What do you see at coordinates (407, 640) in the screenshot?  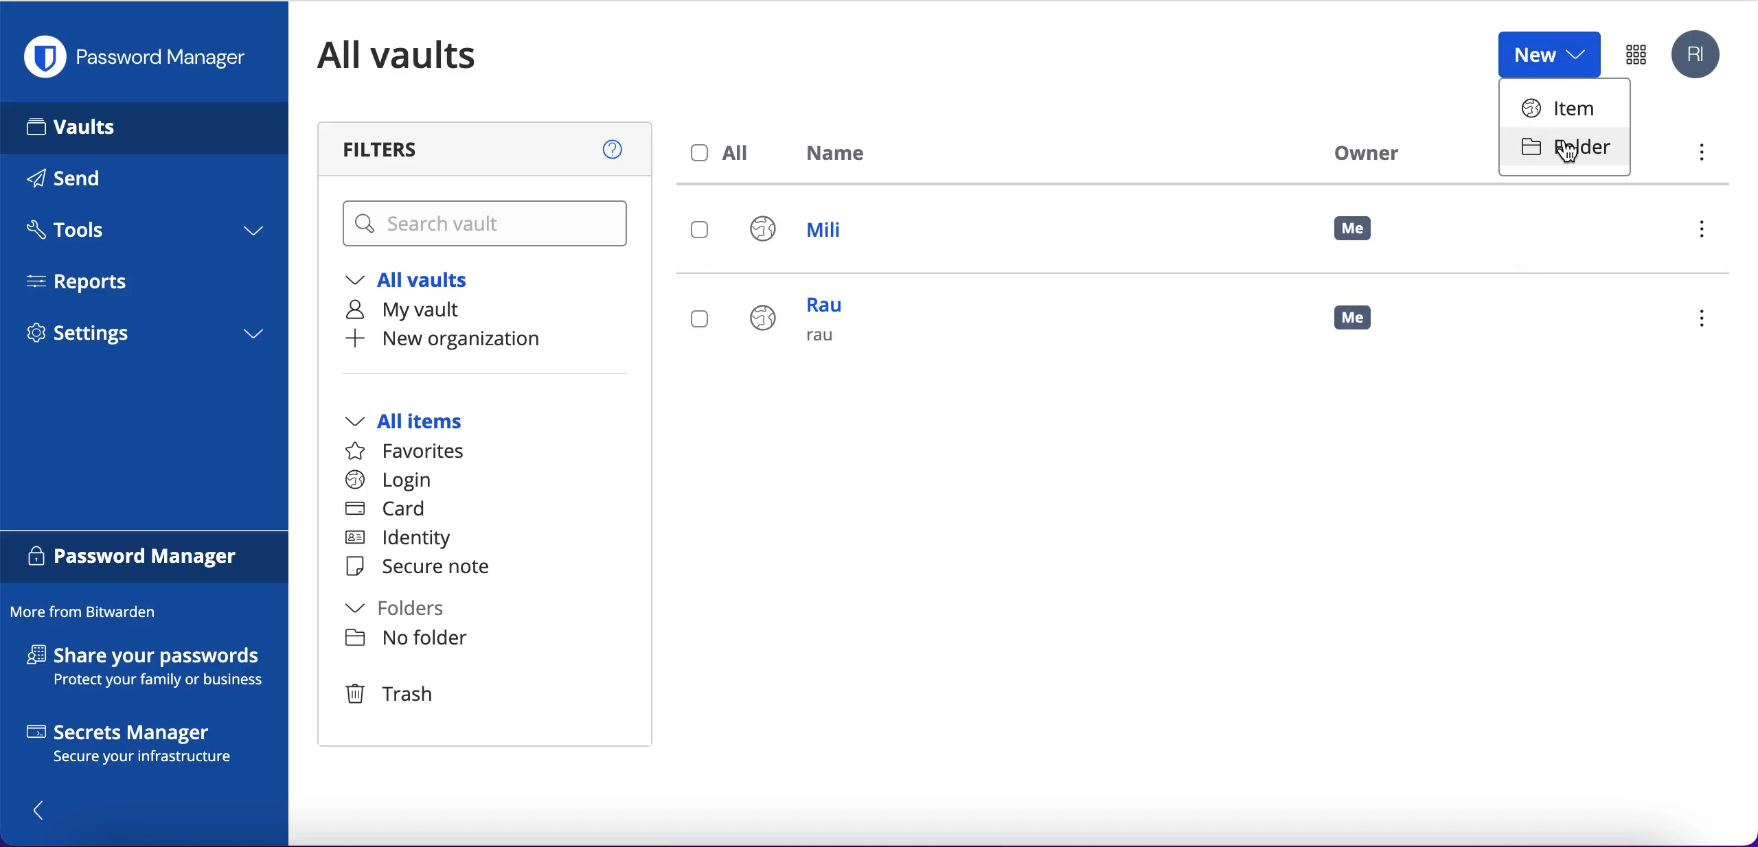 I see `no folder` at bounding box center [407, 640].